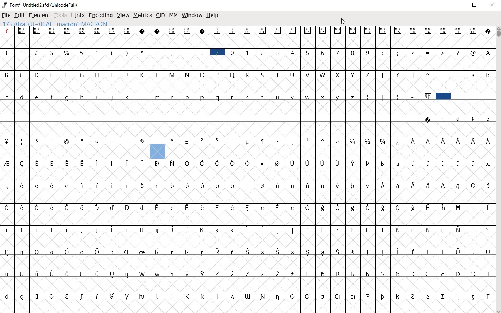 Image resolution: width=501 pixels, height=313 pixels. I want to click on Symbol, so click(6, 274).